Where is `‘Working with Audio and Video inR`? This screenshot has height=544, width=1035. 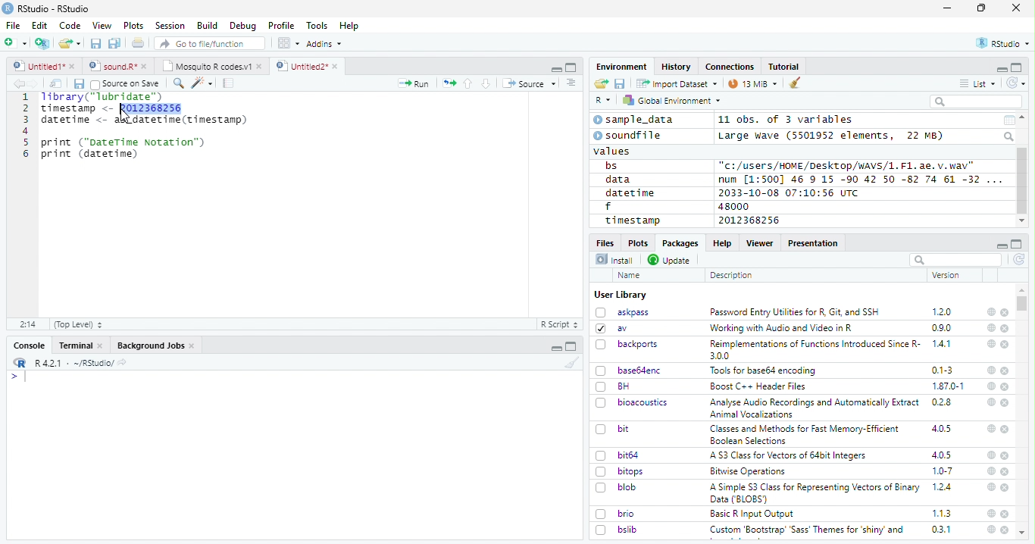
‘Working with Audio and Video inR is located at coordinates (783, 328).